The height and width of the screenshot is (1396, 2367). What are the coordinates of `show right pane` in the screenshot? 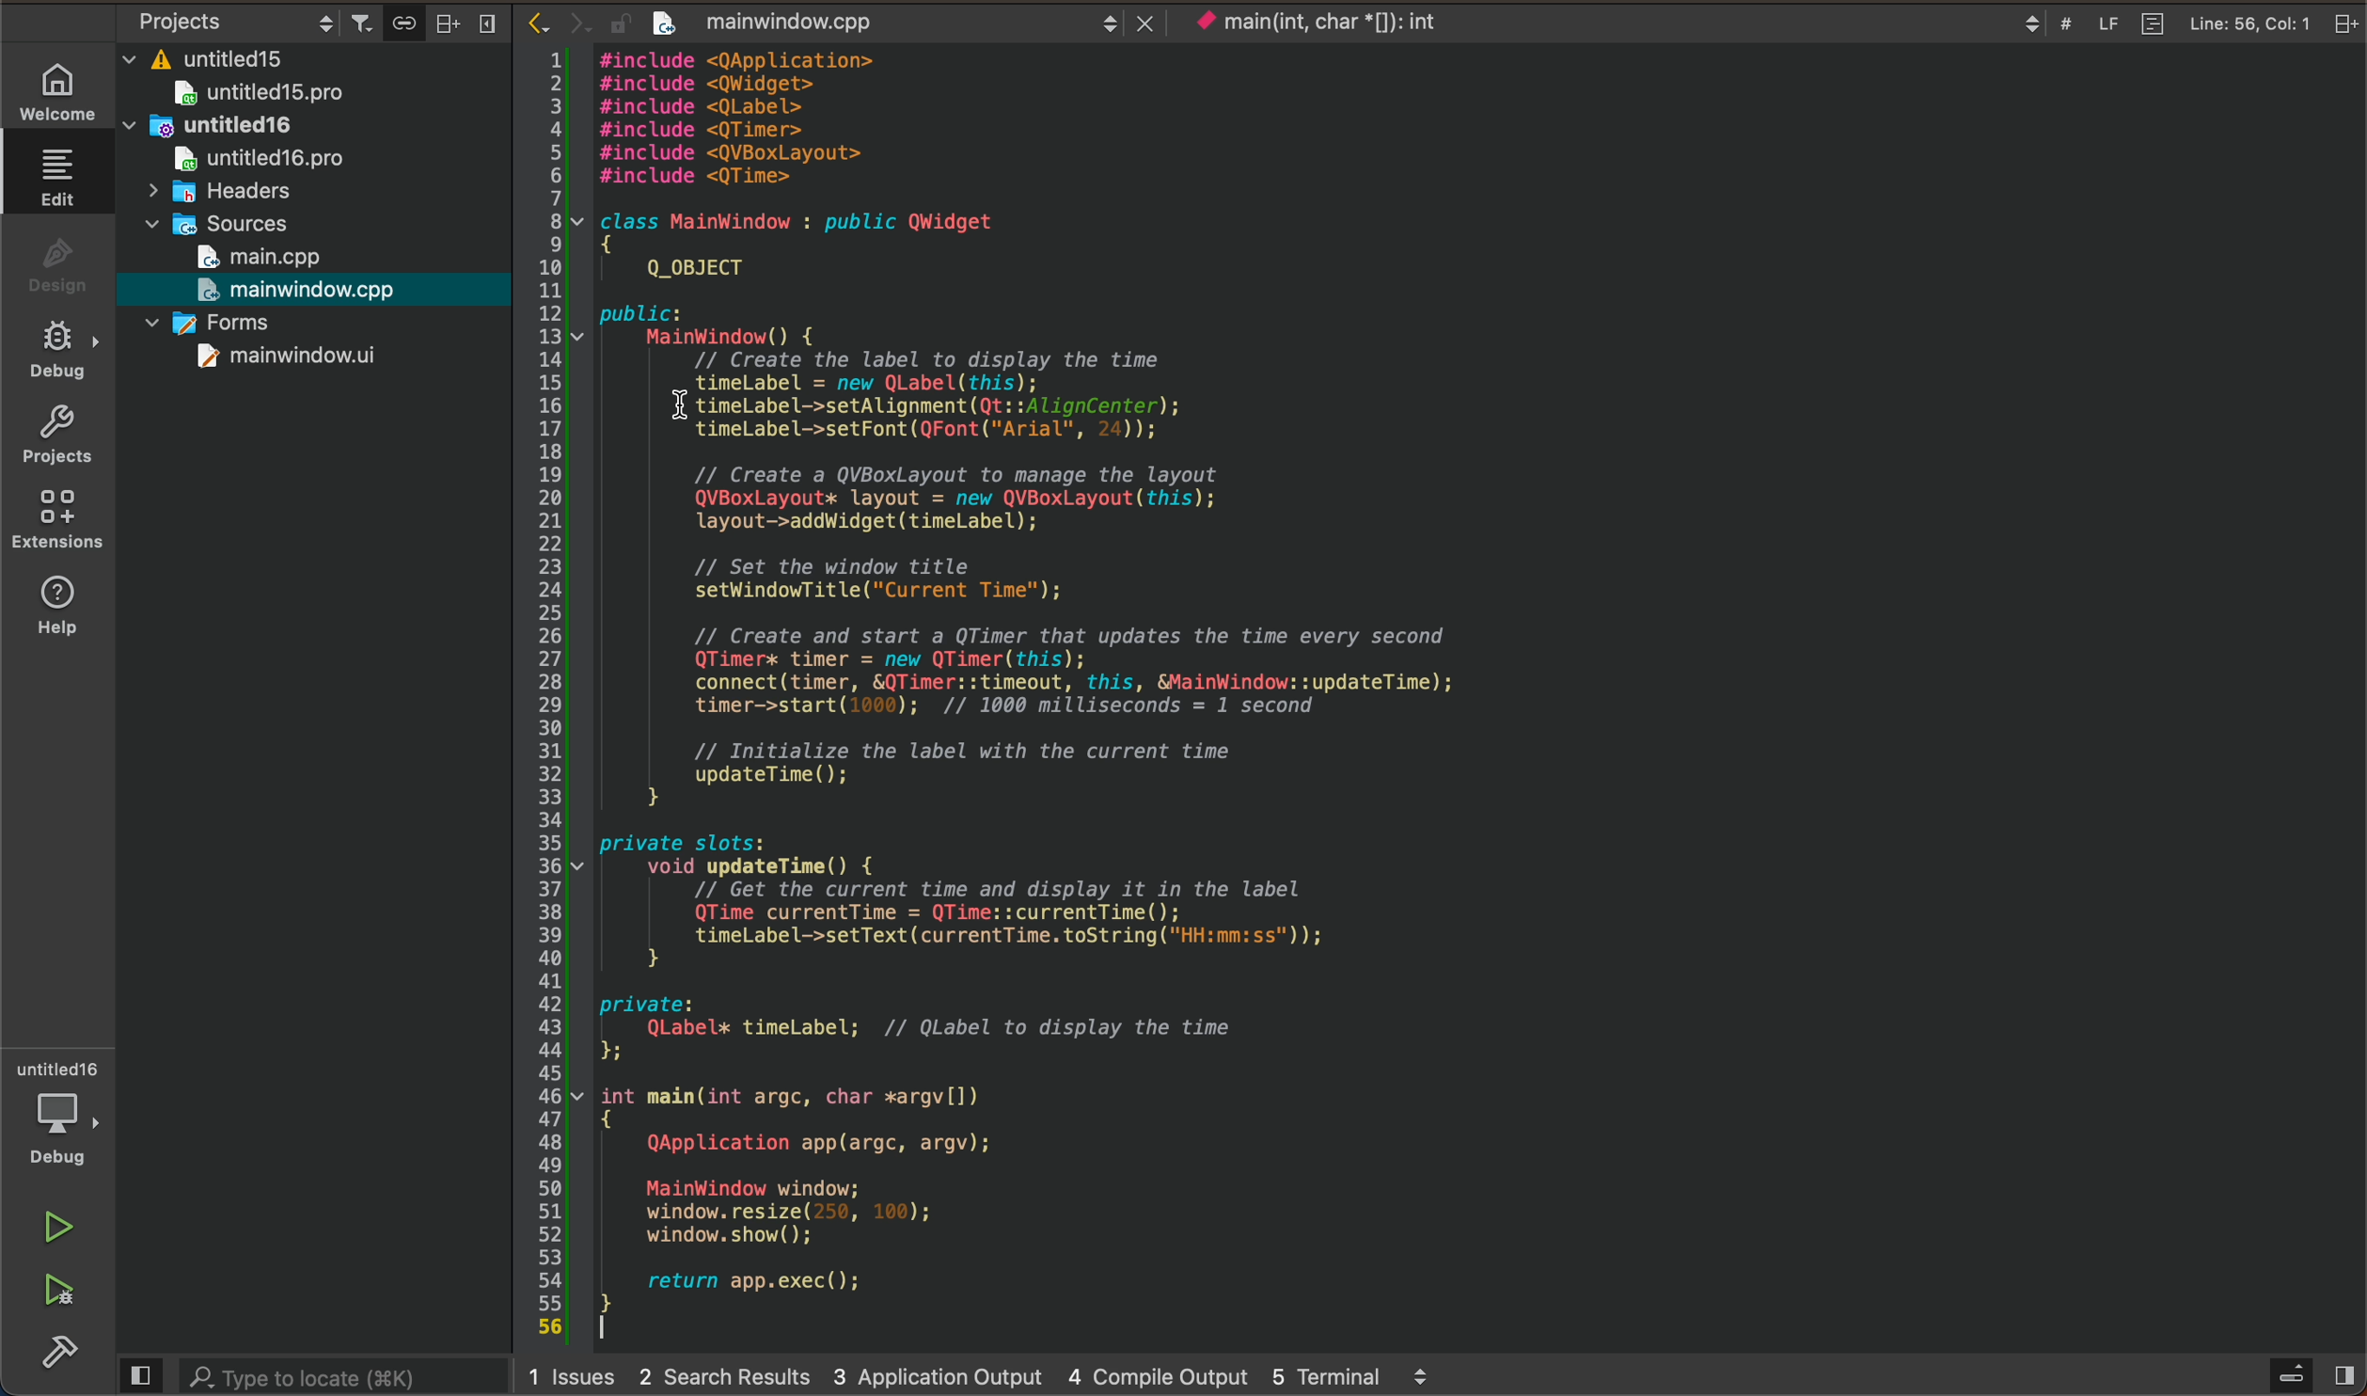 It's located at (2348, 1377).